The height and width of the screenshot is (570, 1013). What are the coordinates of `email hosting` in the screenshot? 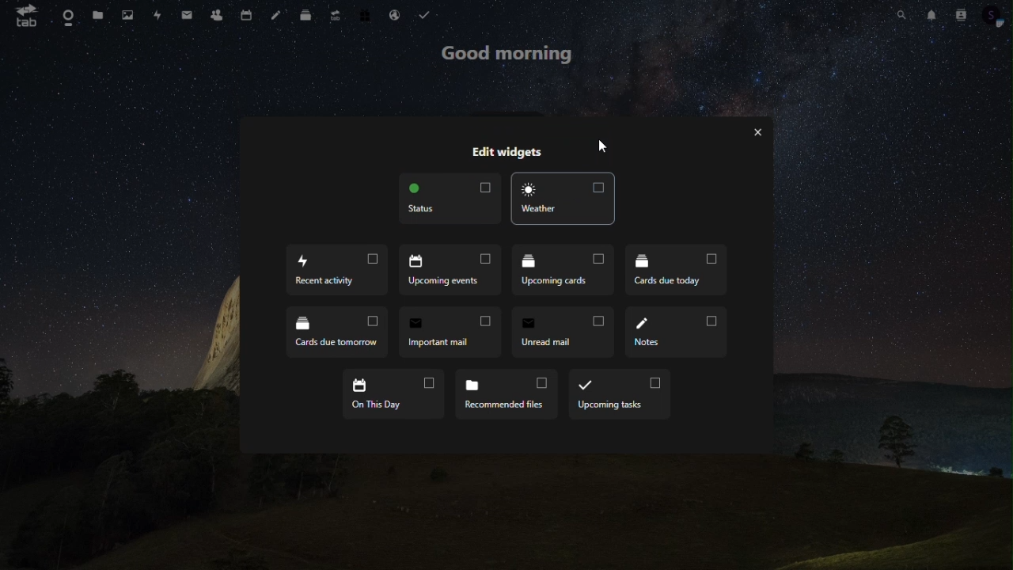 It's located at (396, 14).